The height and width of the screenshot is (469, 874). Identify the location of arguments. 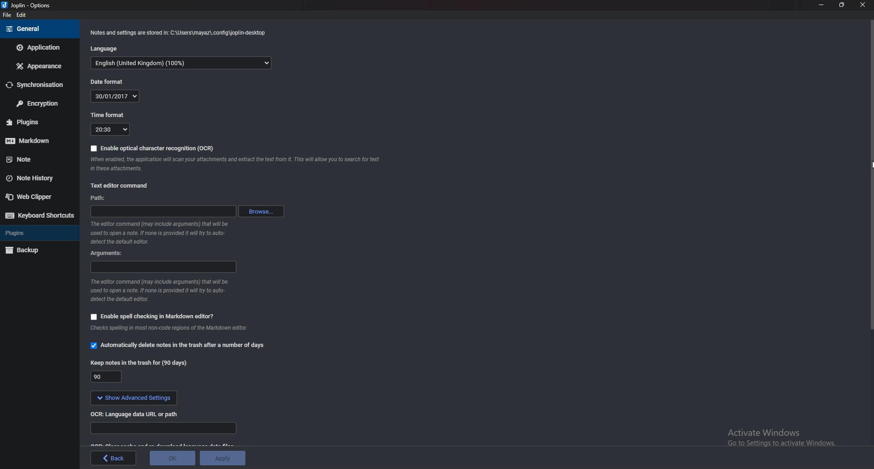
(163, 267).